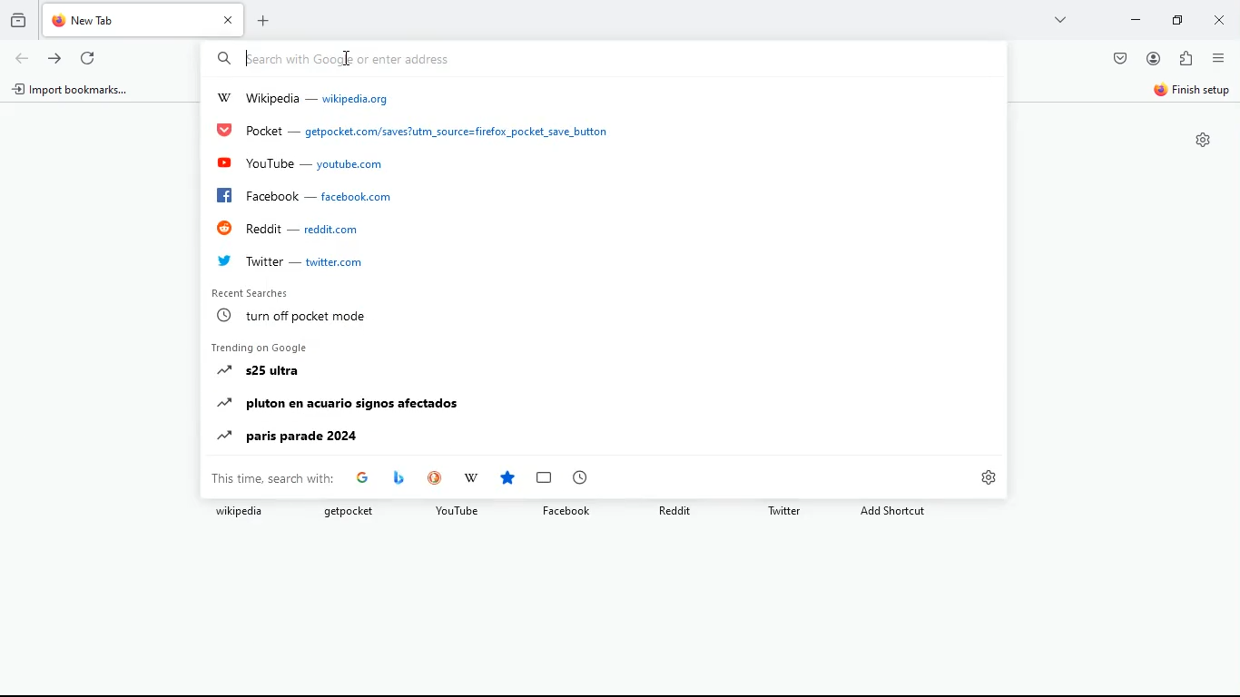 The image size is (1240, 697). I want to click on profile, so click(1155, 59).